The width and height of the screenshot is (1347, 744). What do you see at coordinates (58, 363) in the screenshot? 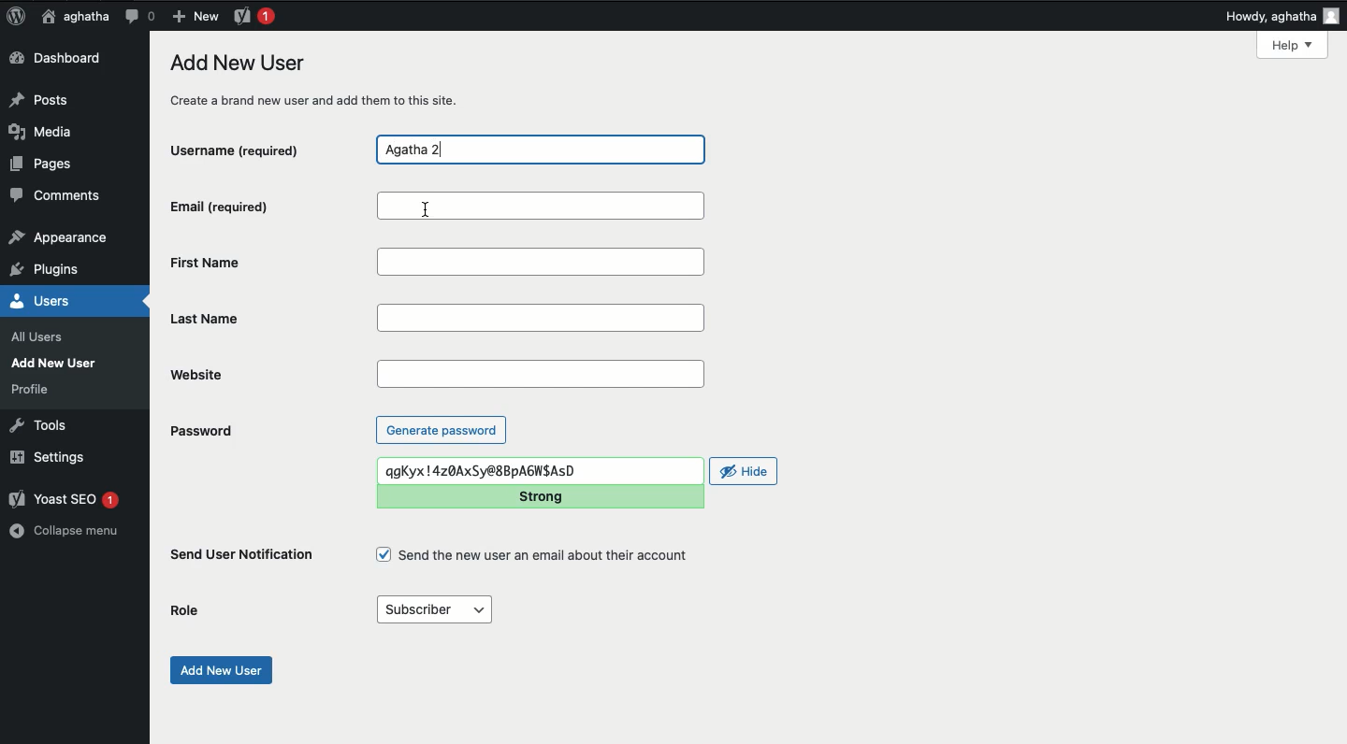
I see `Add New User` at bounding box center [58, 363].